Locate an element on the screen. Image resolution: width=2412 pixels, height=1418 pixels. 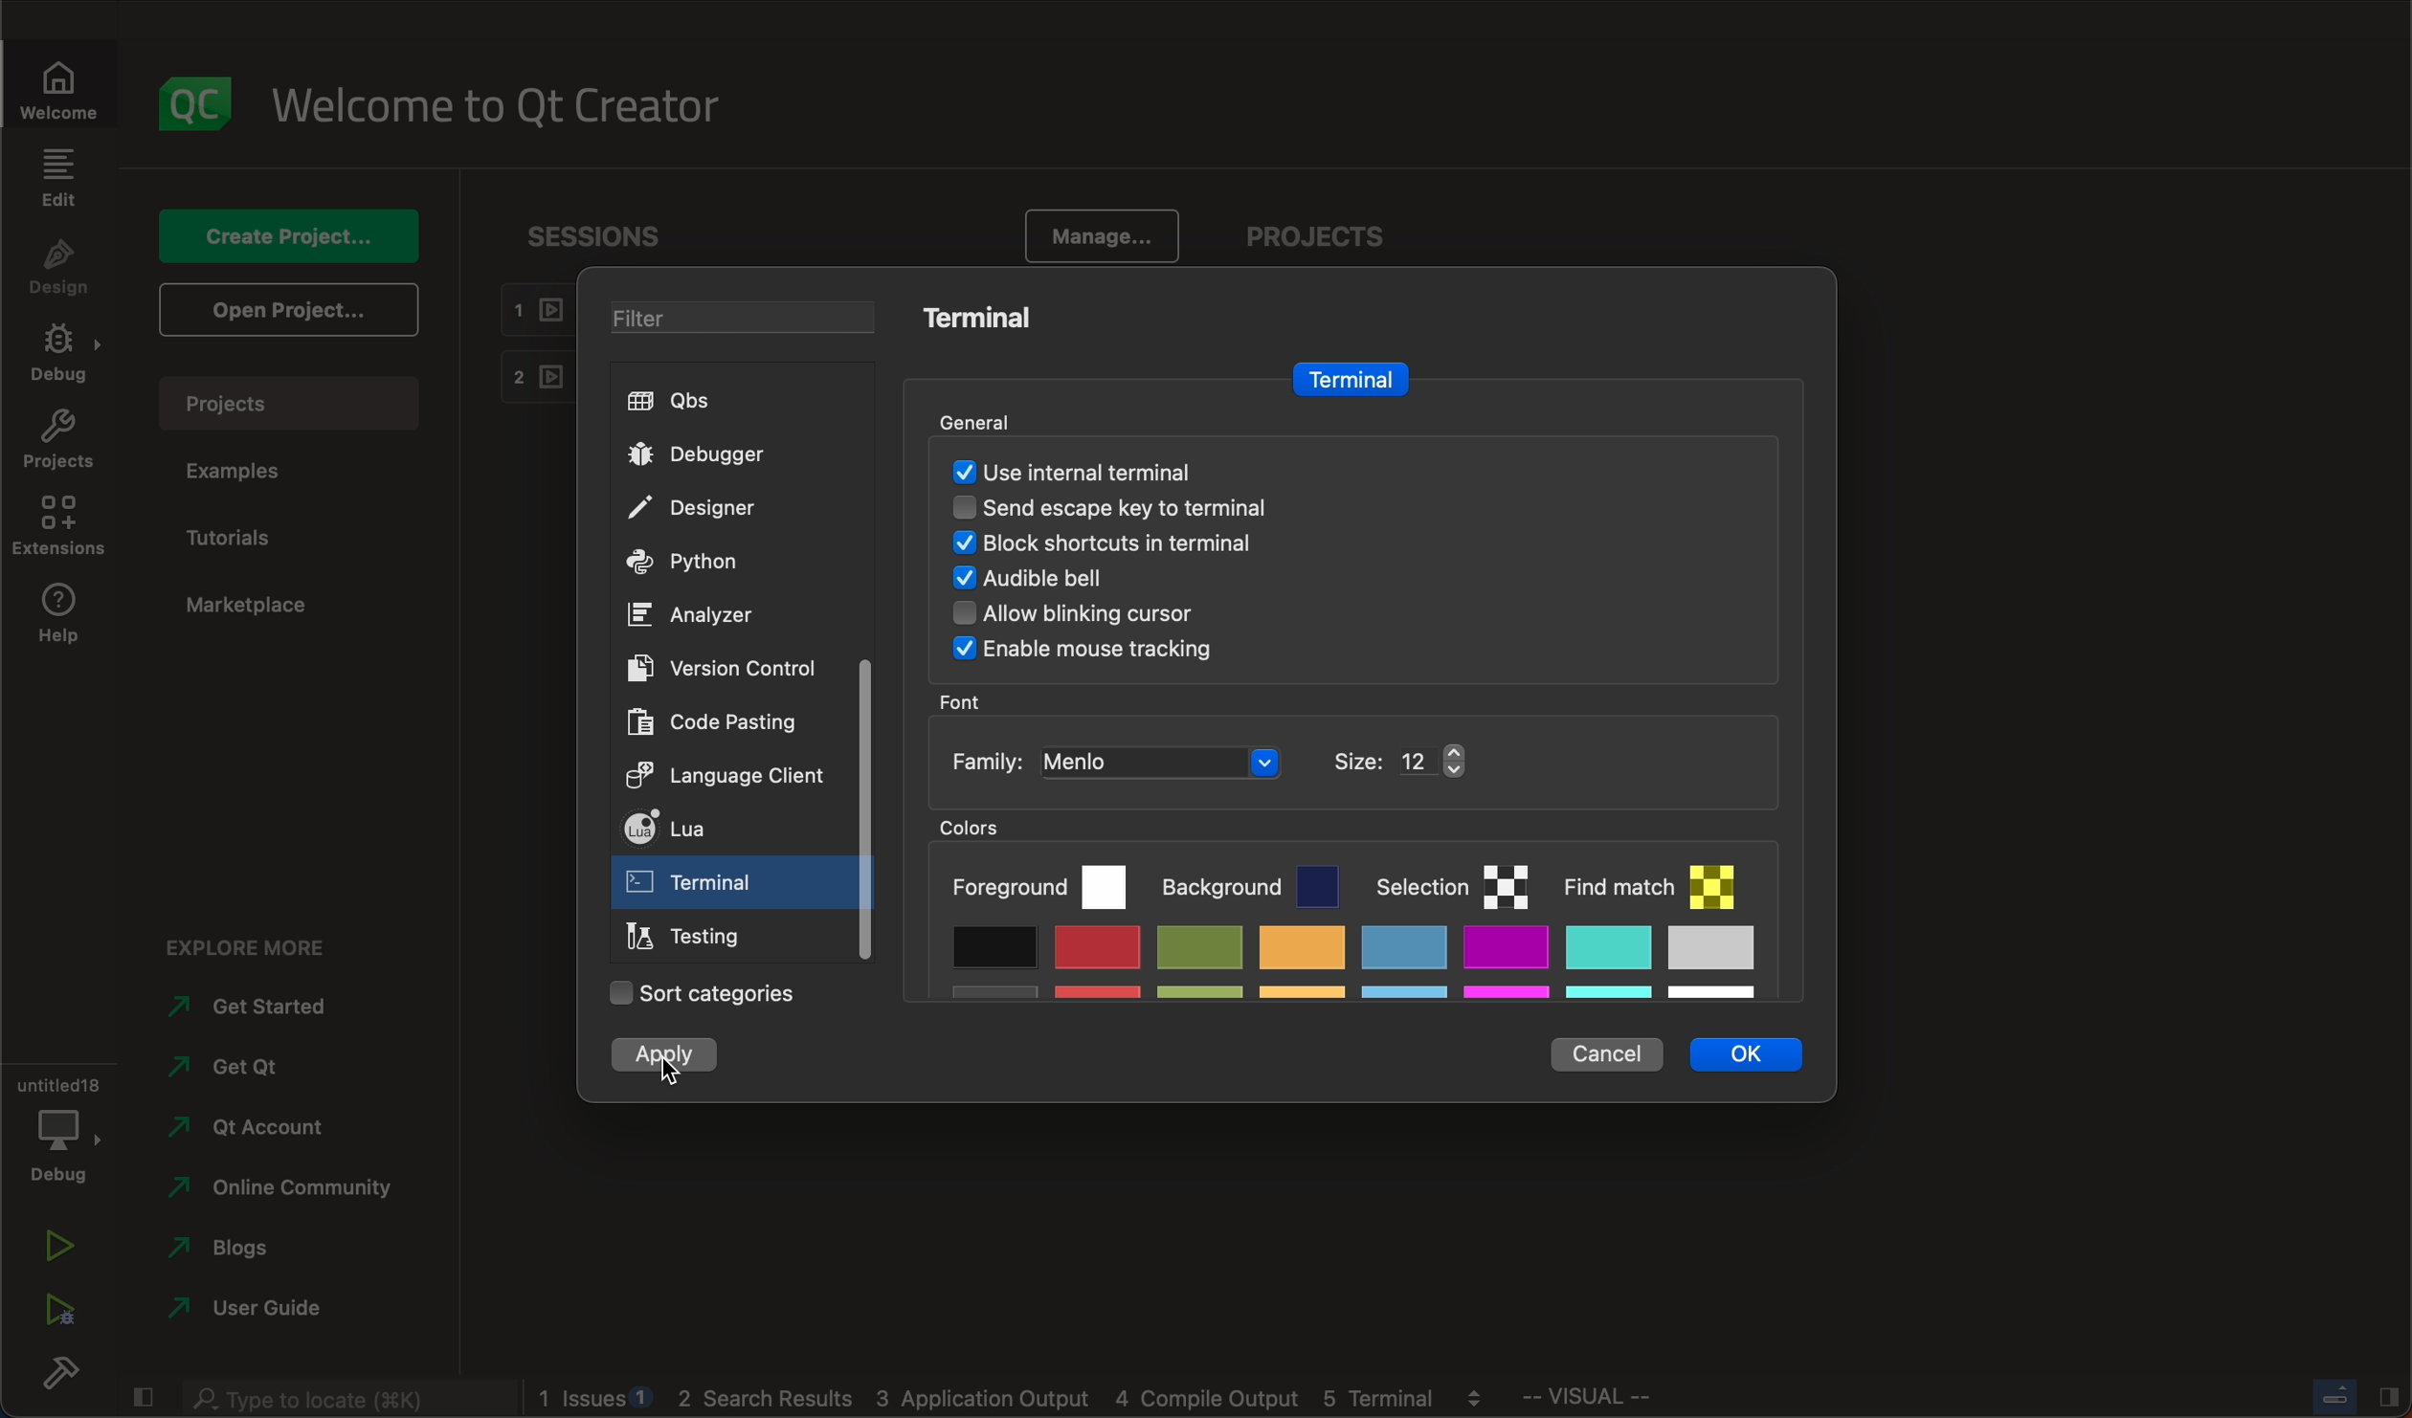
guide is located at coordinates (256, 1305).